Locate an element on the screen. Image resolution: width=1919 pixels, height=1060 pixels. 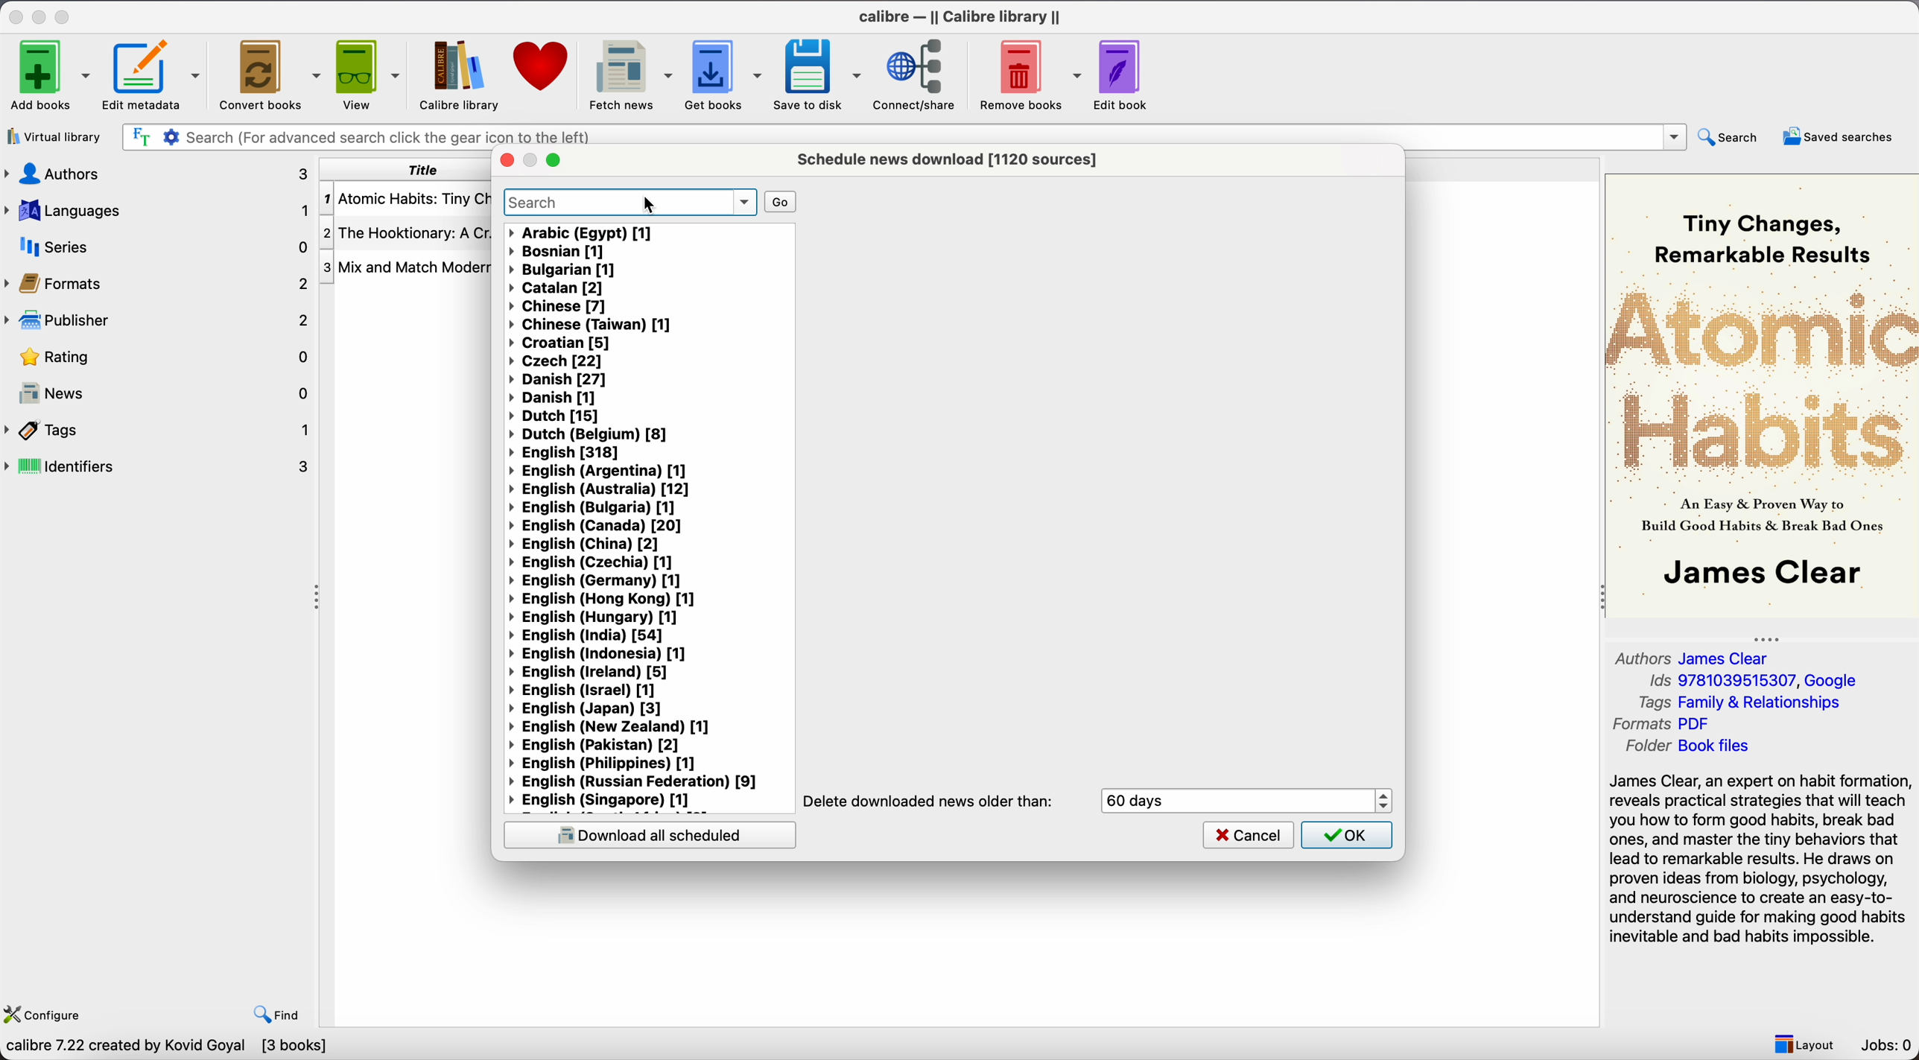
bosnian [1] is located at coordinates (560, 253).